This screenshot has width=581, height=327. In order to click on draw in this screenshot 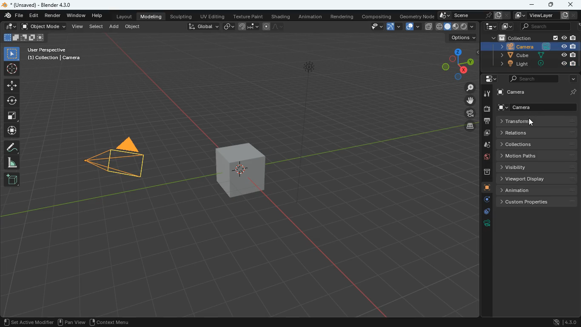, I will do `click(11, 146)`.